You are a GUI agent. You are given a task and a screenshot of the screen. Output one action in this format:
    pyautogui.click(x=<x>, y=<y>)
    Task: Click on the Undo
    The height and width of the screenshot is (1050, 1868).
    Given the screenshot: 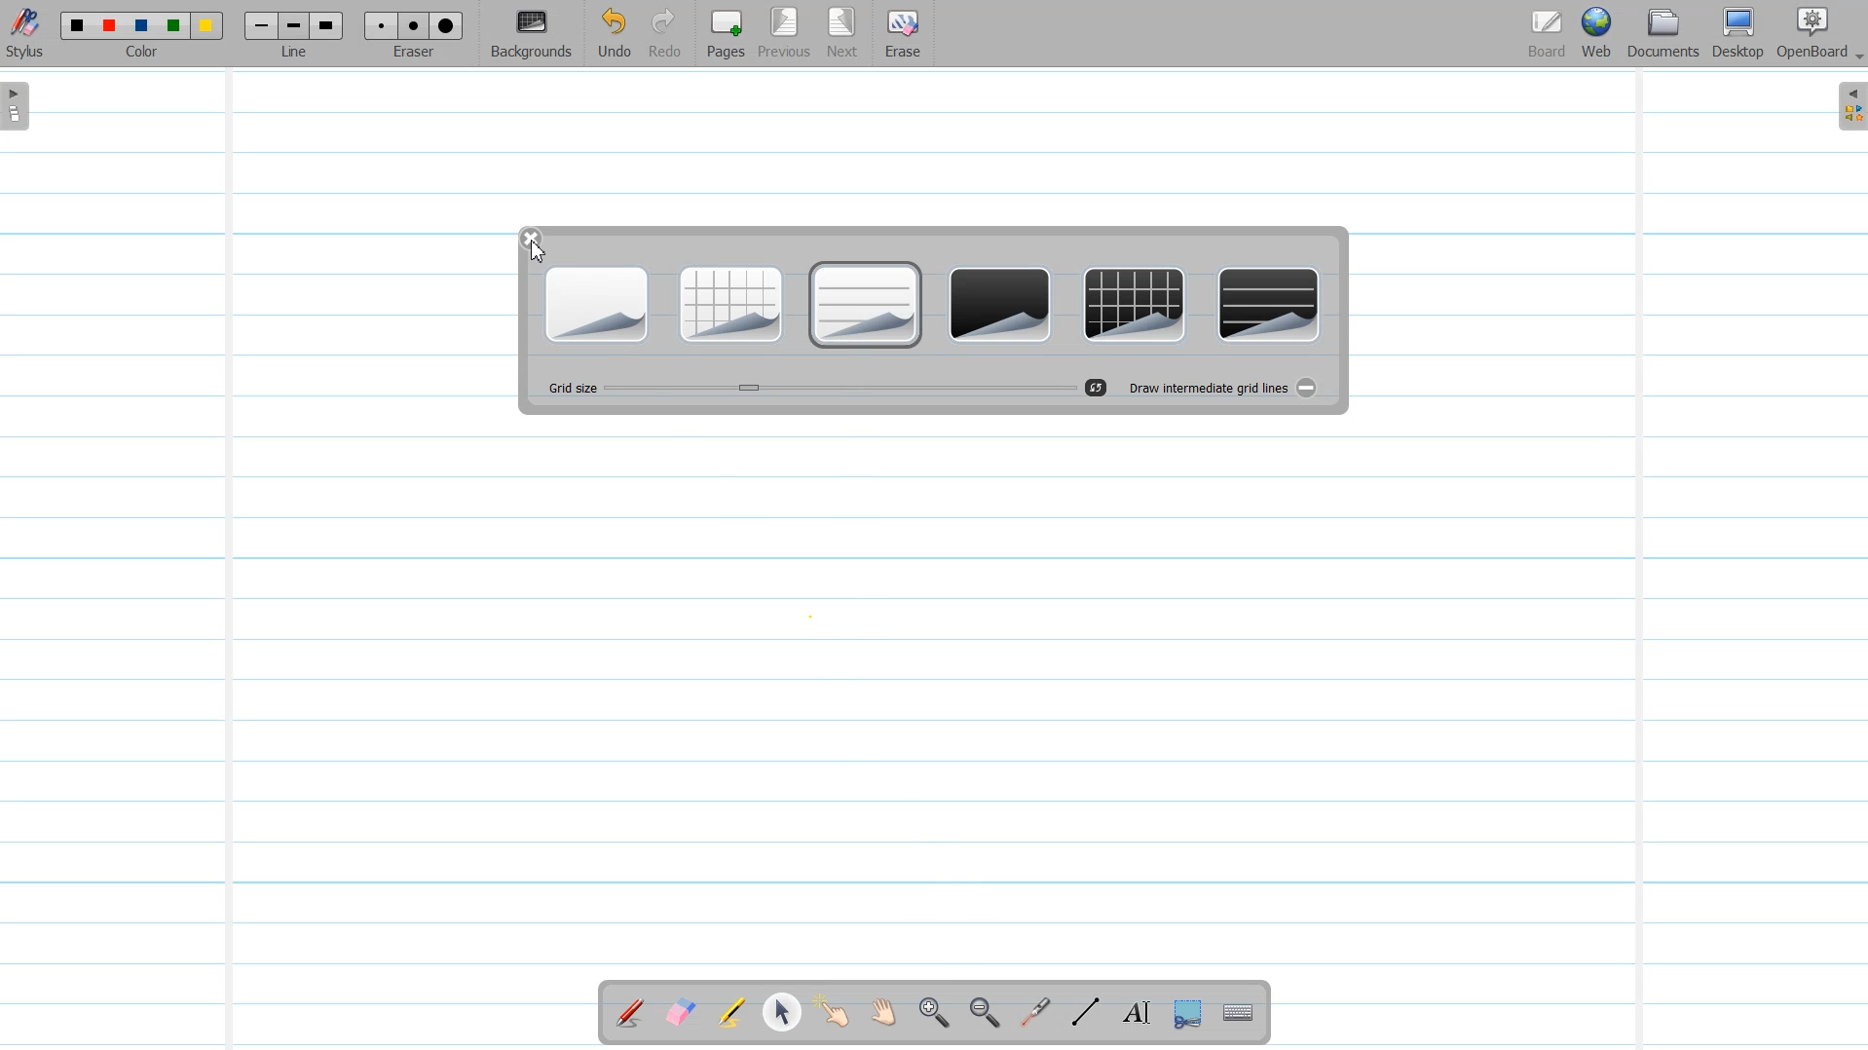 What is the action you would take?
    pyautogui.click(x=614, y=34)
    